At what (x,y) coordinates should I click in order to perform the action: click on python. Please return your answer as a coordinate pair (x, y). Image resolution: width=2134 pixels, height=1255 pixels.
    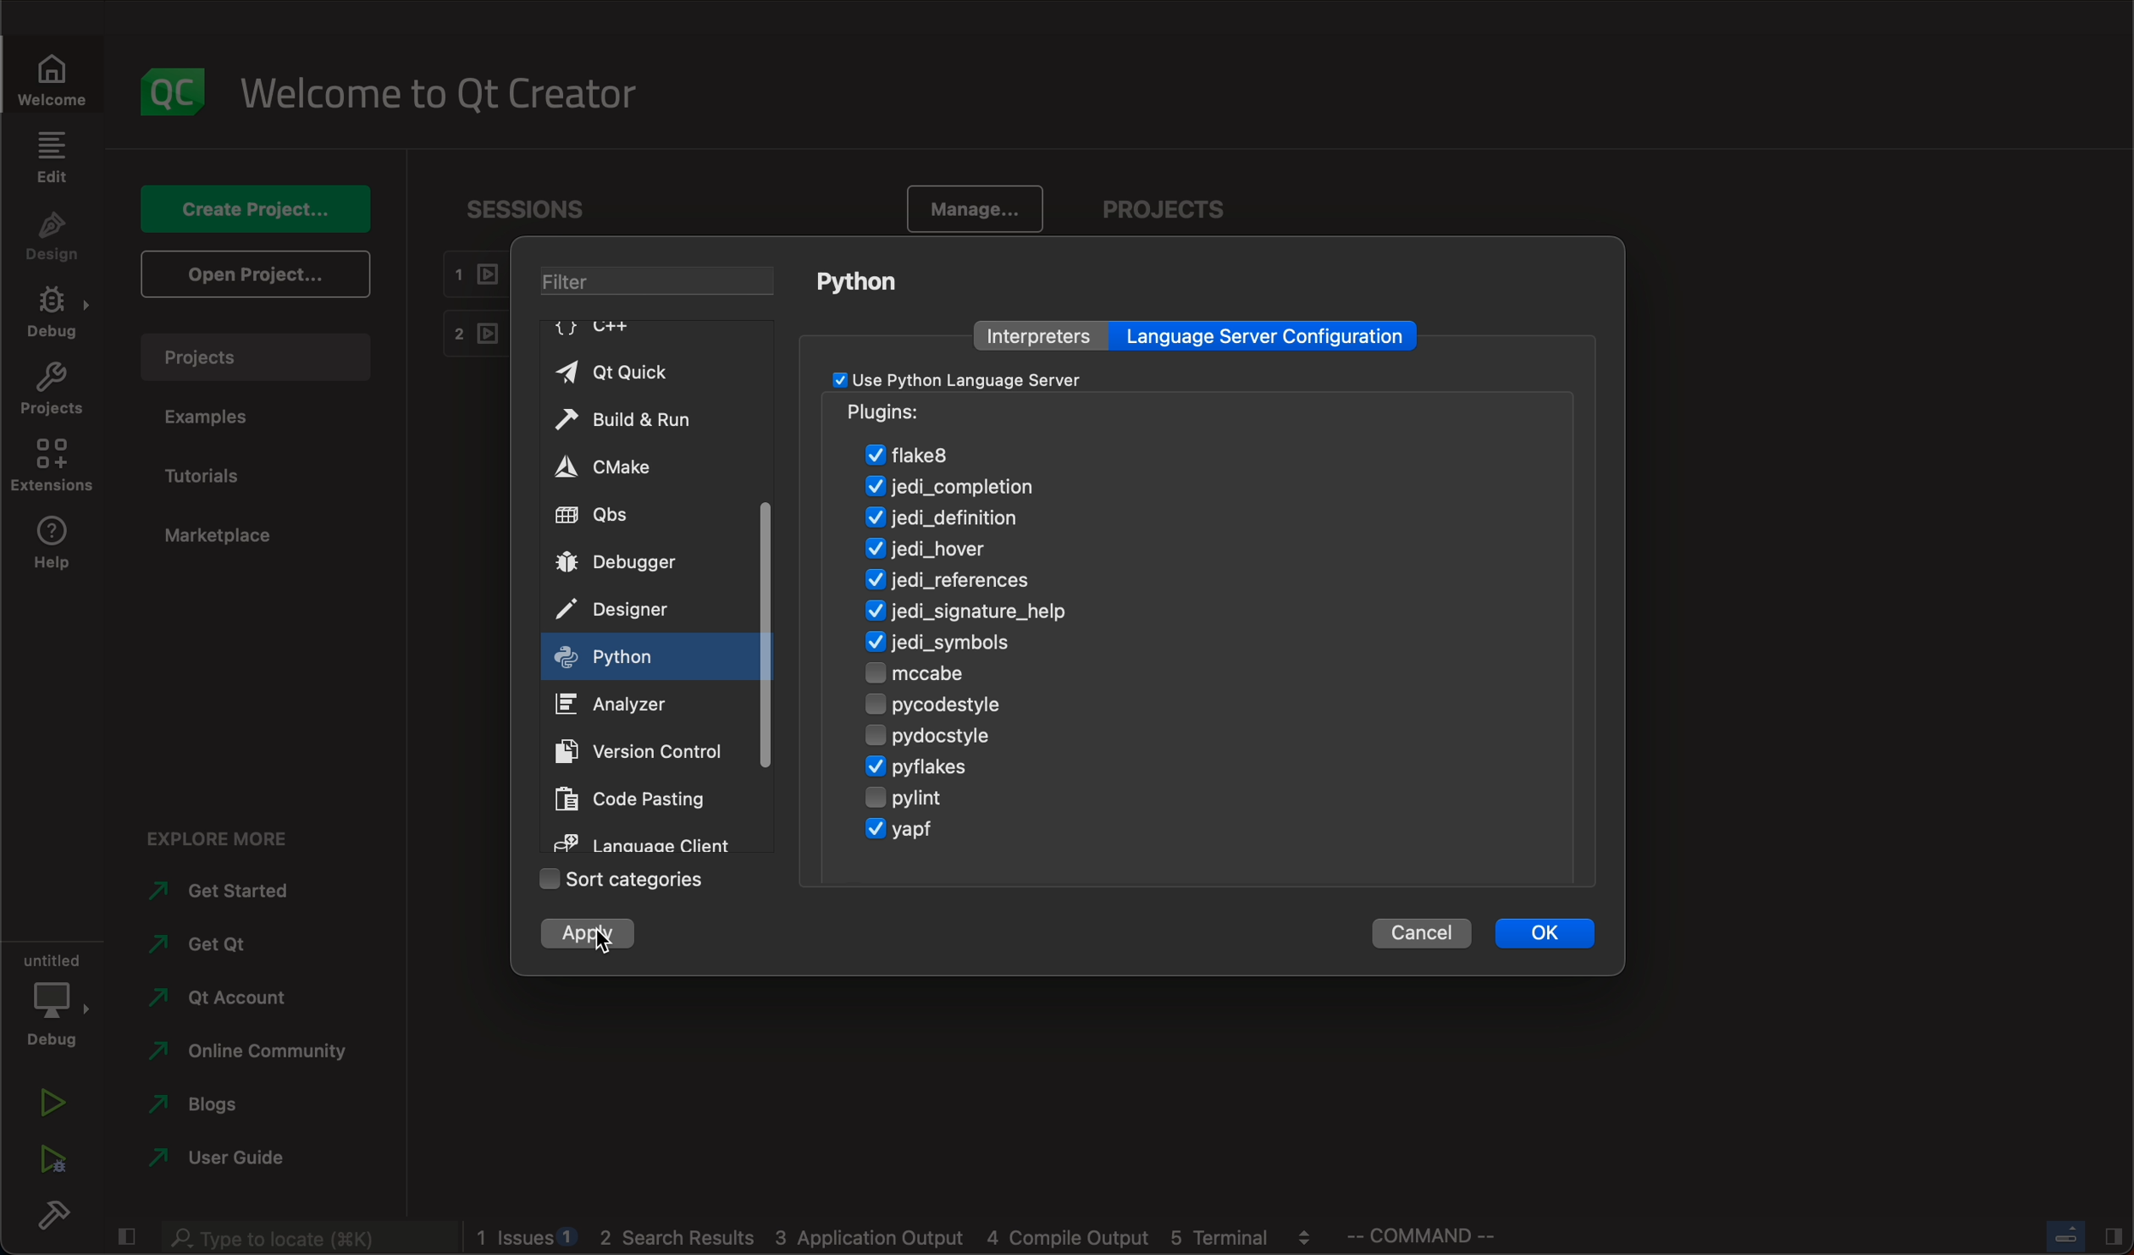
    Looking at the image, I should click on (860, 285).